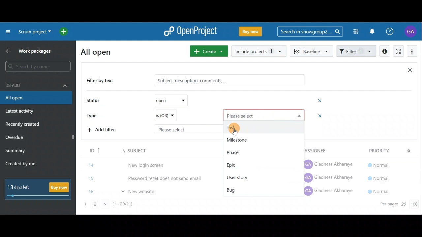 The height and width of the screenshot is (237, 422). Describe the element at coordinates (357, 50) in the screenshot. I see `Filter` at that location.